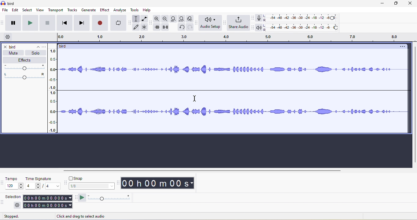 The width and height of the screenshot is (417, 220). What do you see at coordinates (48, 24) in the screenshot?
I see `stop` at bounding box center [48, 24].